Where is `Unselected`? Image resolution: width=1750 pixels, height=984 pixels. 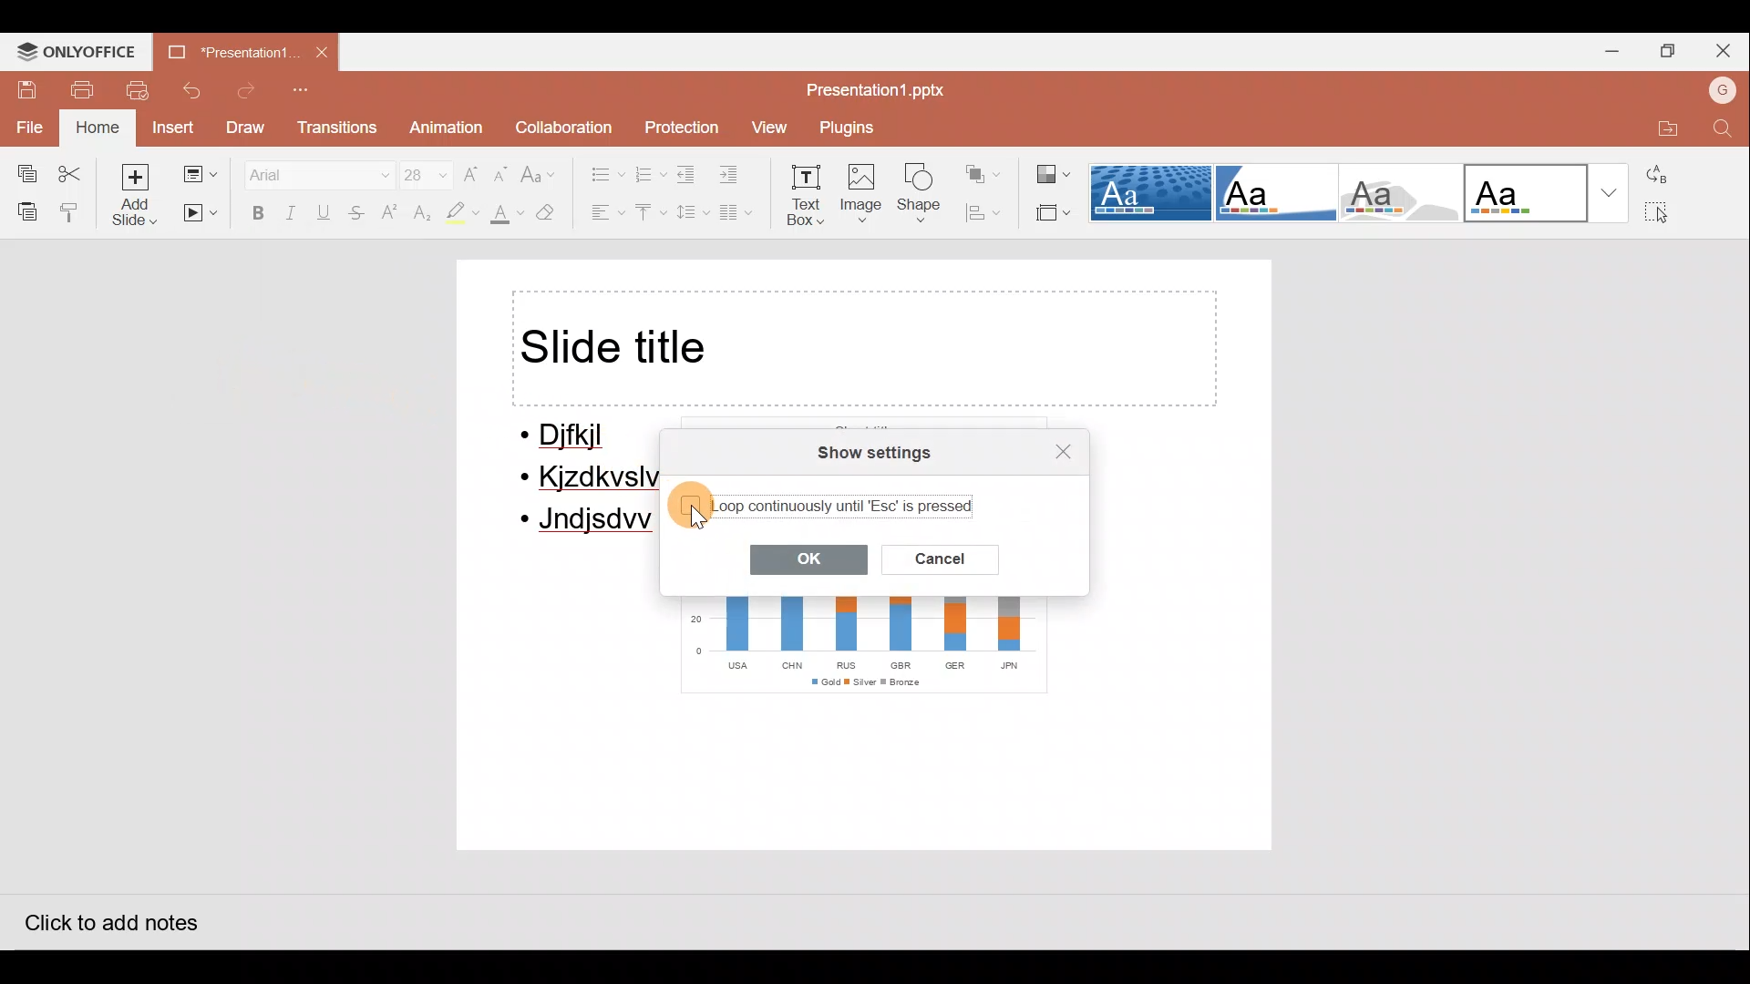 Unselected is located at coordinates (692, 506).